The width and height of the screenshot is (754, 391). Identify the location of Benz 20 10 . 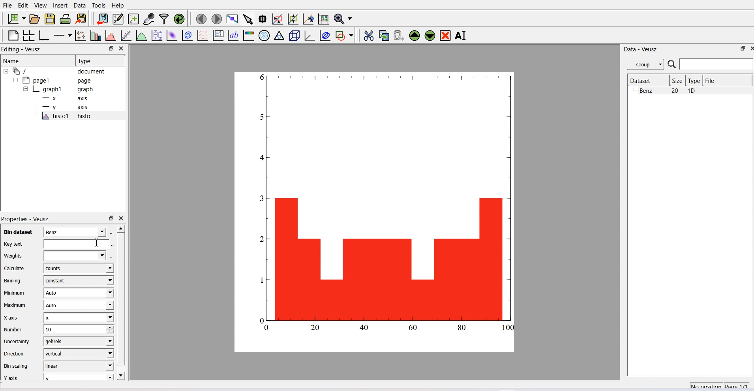
(668, 90).